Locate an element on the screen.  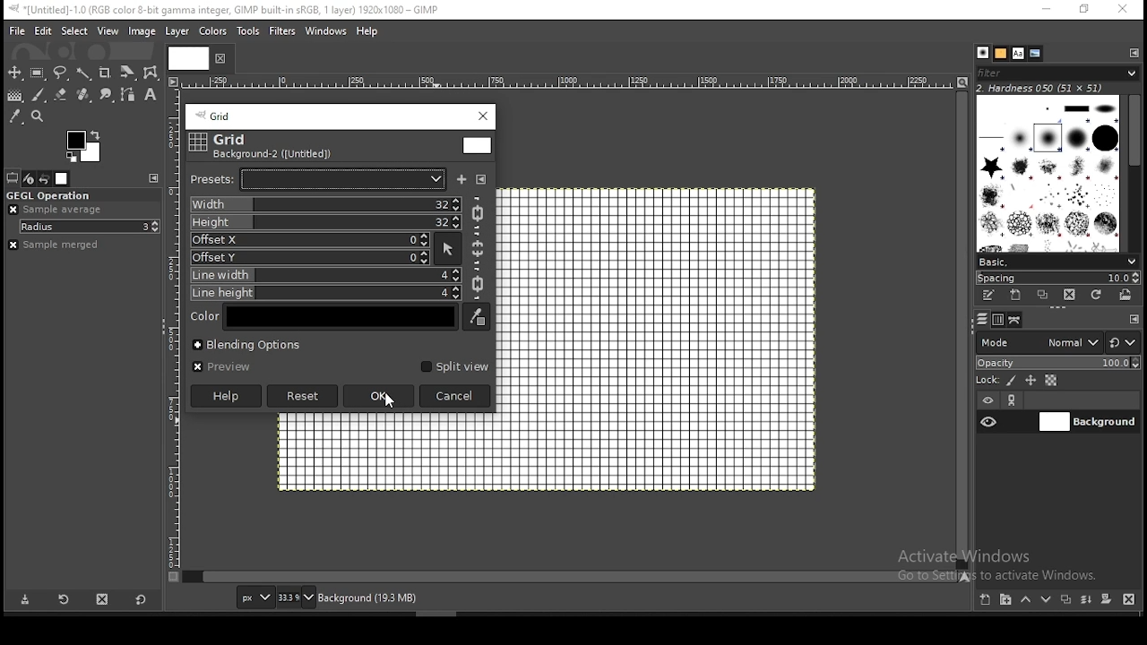
new layer  is located at coordinates (987, 600).